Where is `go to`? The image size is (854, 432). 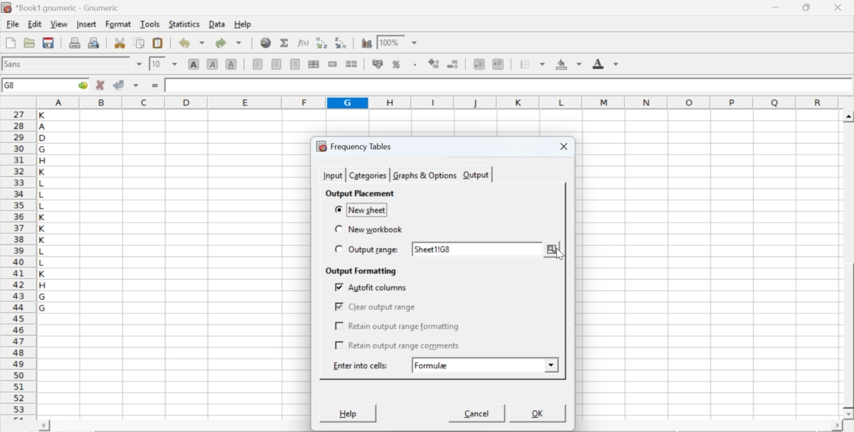 go to is located at coordinates (81, 85).